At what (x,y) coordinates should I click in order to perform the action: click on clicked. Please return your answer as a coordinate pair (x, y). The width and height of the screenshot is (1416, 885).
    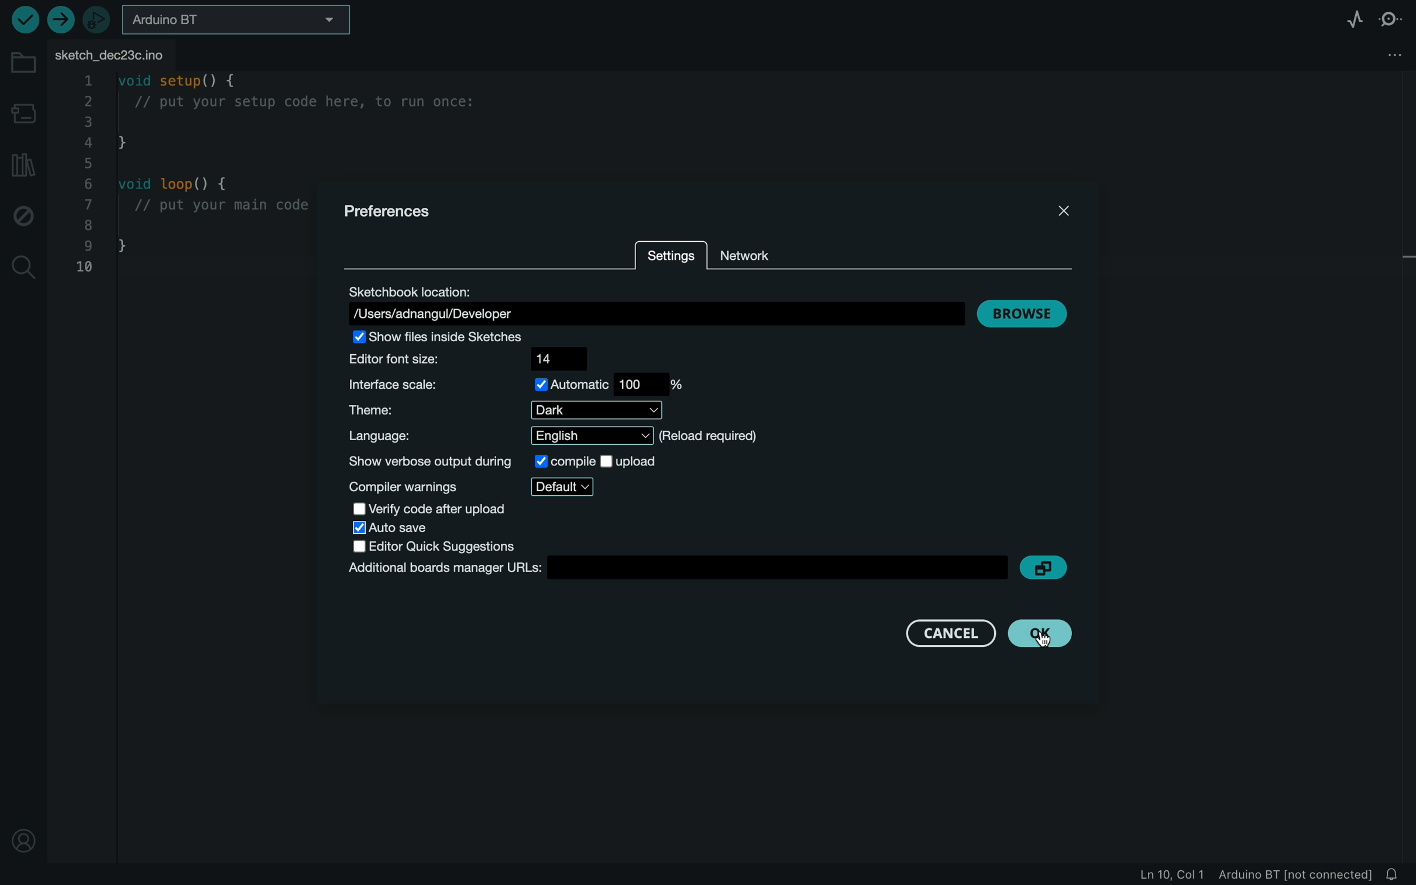
    Looking at the image, I should click on (1044, 634).